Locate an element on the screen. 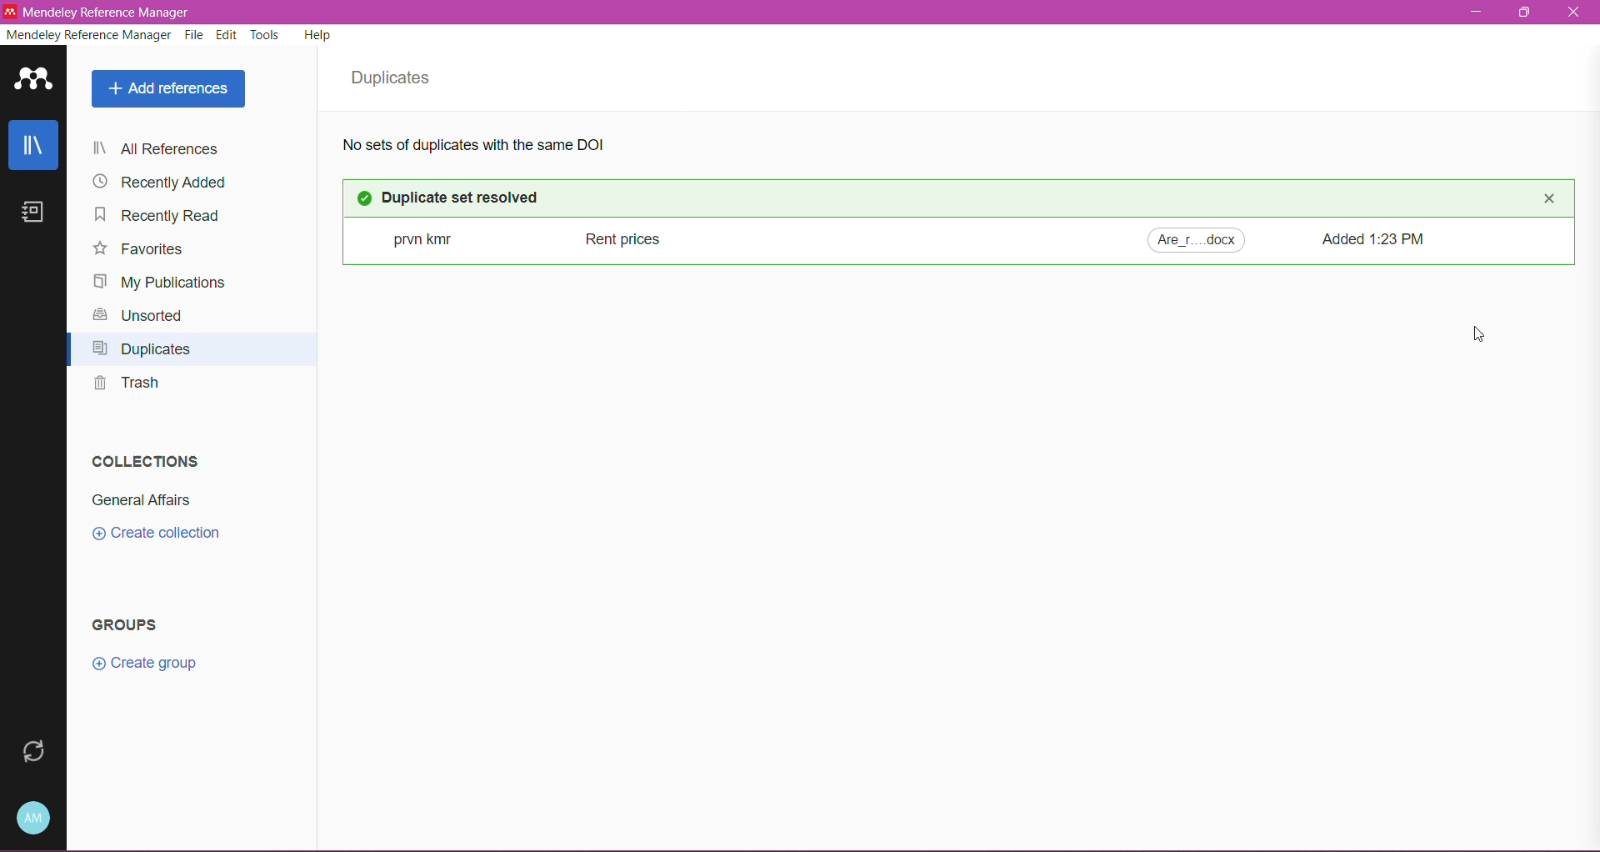 The image size is (1600, 852). Help is located at coordinates (320, 38).